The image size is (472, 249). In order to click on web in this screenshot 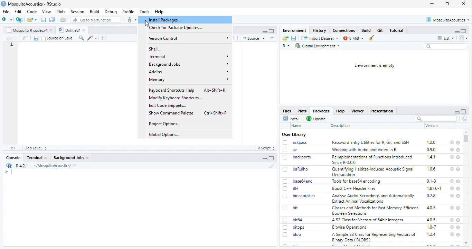, I will do `click(452, 220)`.